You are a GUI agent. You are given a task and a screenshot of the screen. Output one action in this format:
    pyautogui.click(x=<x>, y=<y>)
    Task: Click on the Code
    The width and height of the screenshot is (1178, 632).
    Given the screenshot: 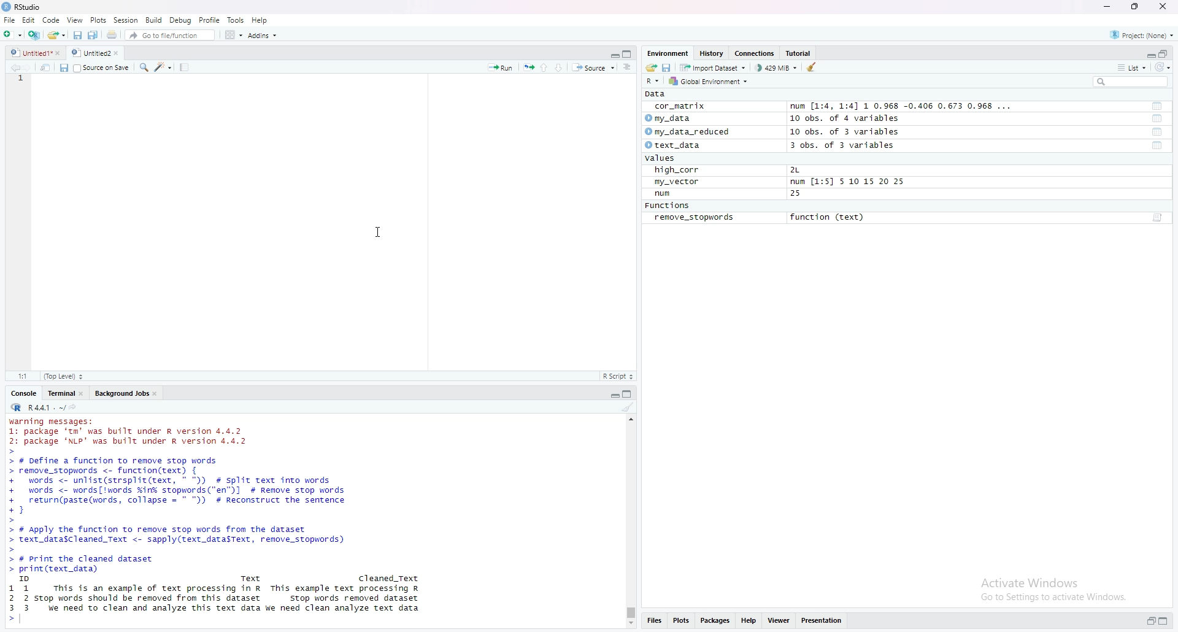 What is the action you would take?
    pyautogui.click(x=53, y=20)
    